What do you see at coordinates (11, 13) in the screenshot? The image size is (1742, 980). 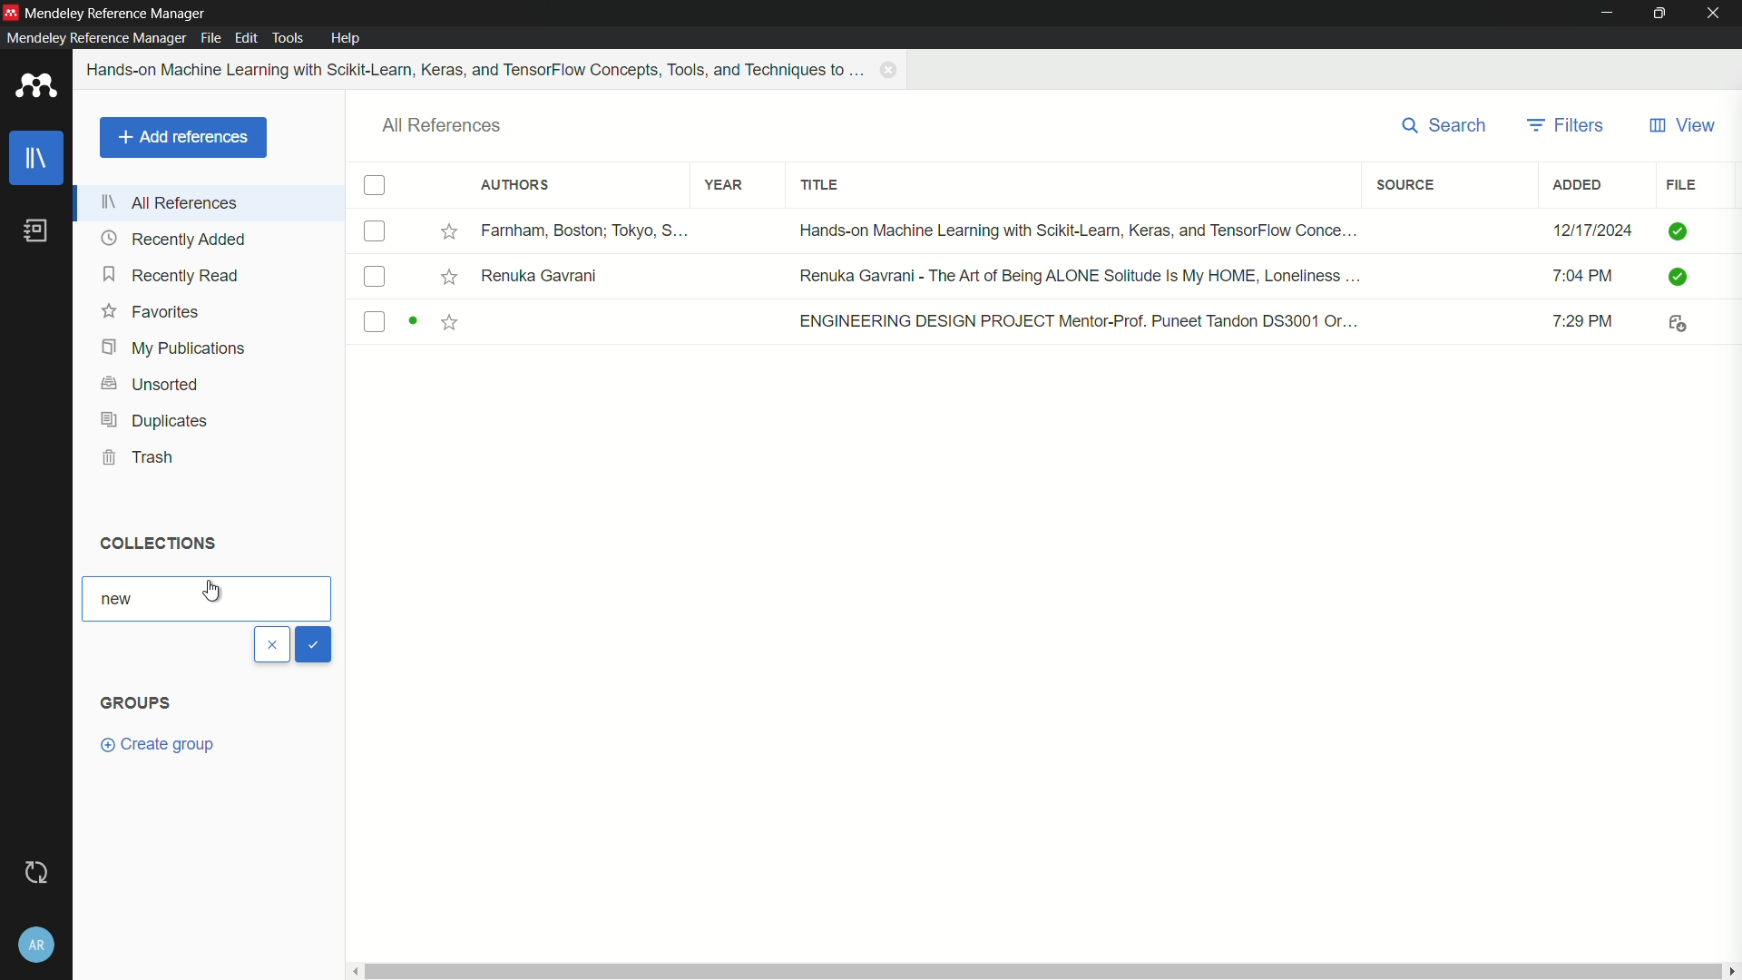 I see `app icon` at bounding box center [11, 13].